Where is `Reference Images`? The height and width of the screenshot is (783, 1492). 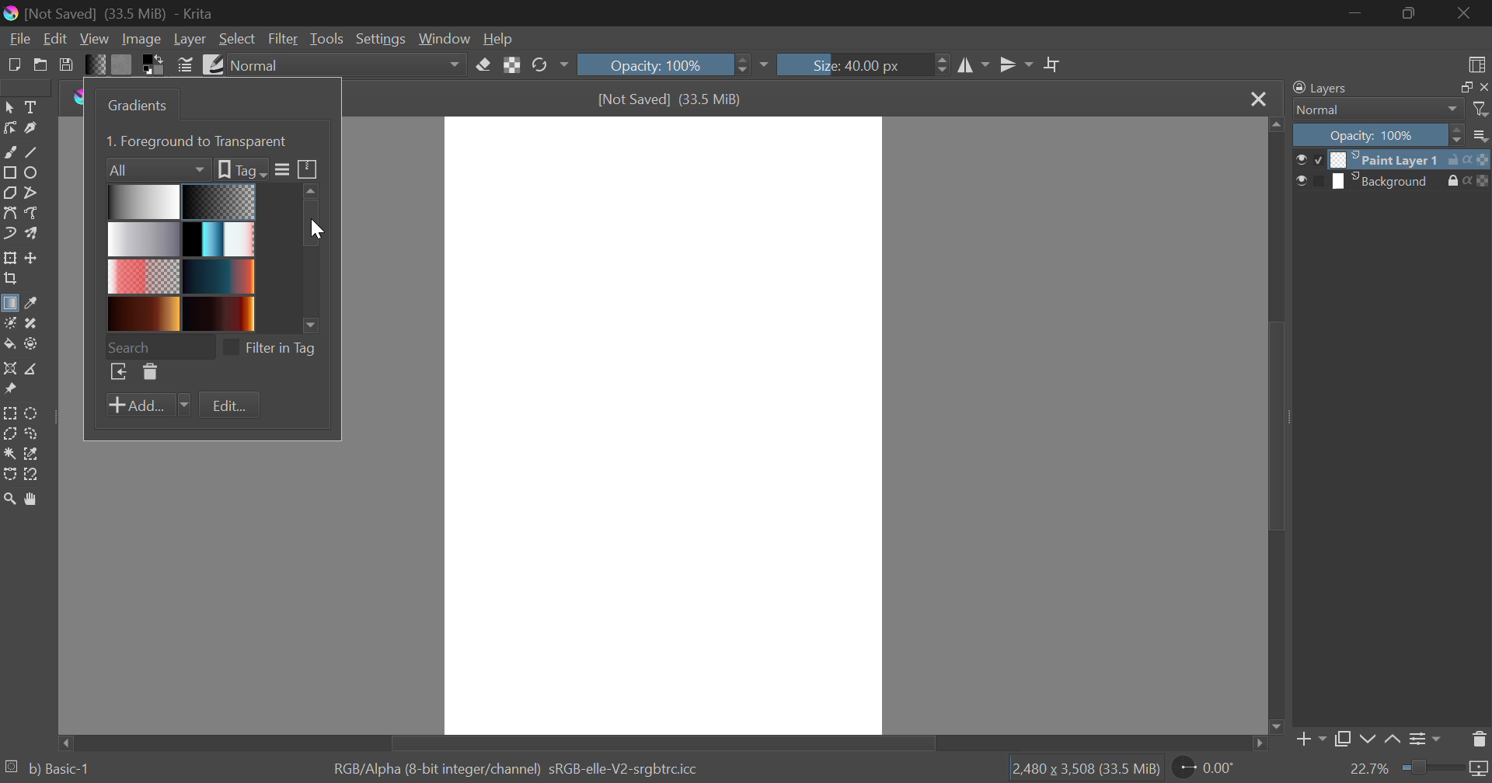 Reference Images is located at coordinates (9, 391).